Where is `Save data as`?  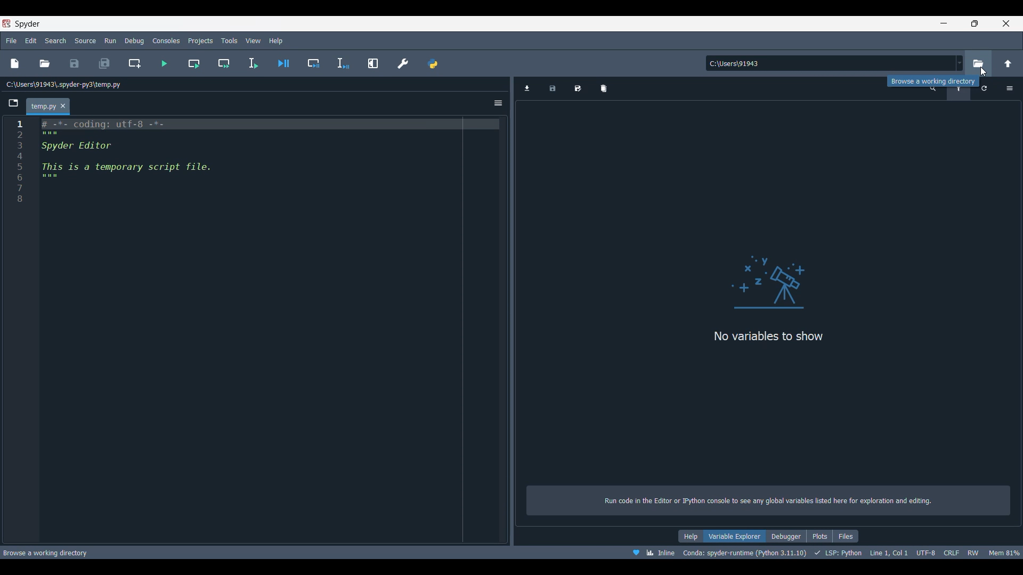
Save data as is located at coordinates (578, 88).